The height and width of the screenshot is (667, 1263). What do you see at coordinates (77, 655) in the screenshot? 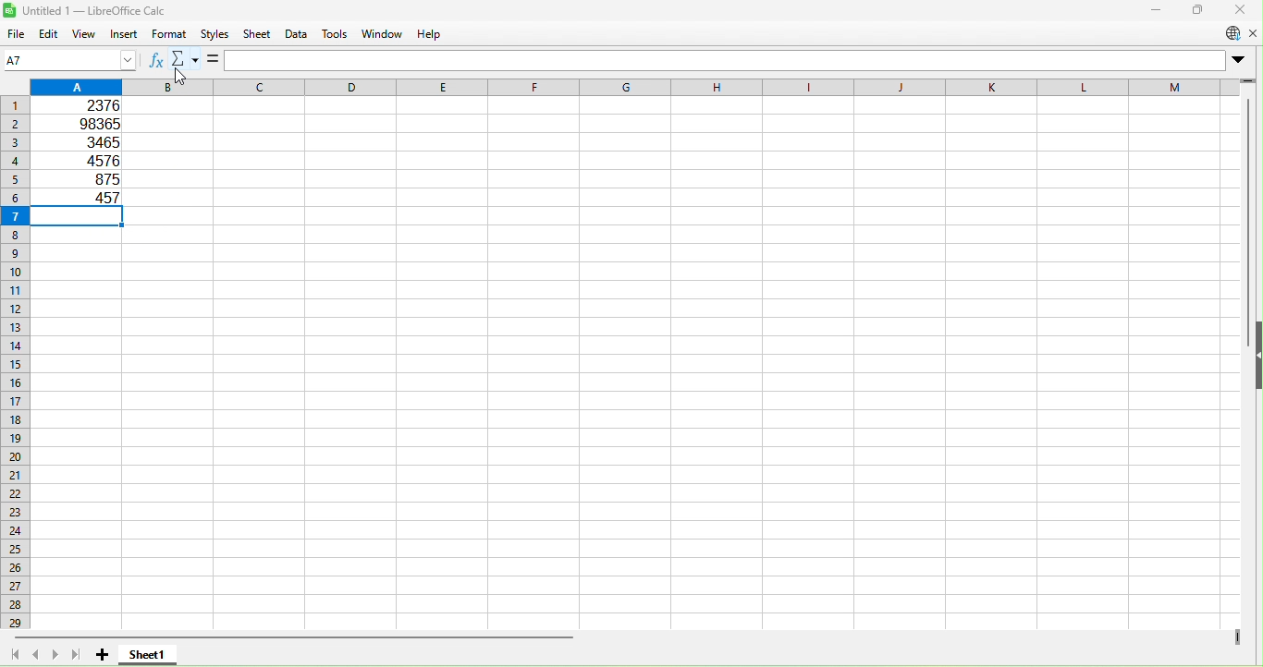
I see `Scroll to last sheet` at bounding box center [77, 655].